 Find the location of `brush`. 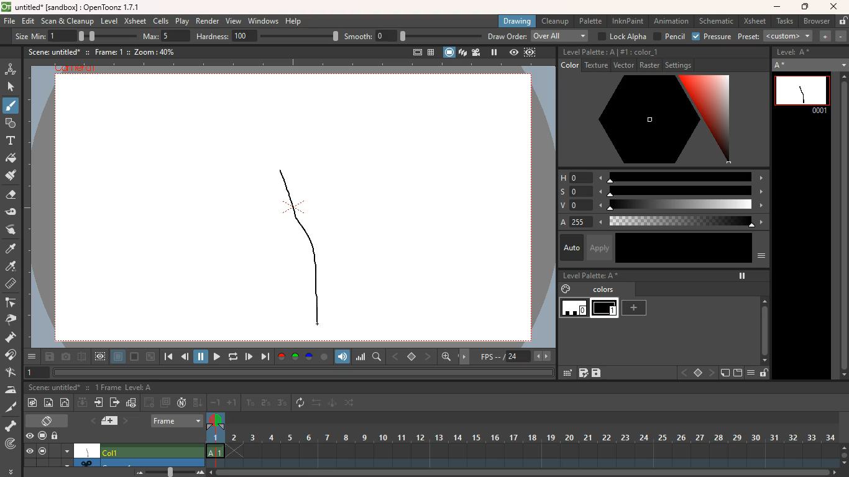

brush is located at coordinates (10, 108).